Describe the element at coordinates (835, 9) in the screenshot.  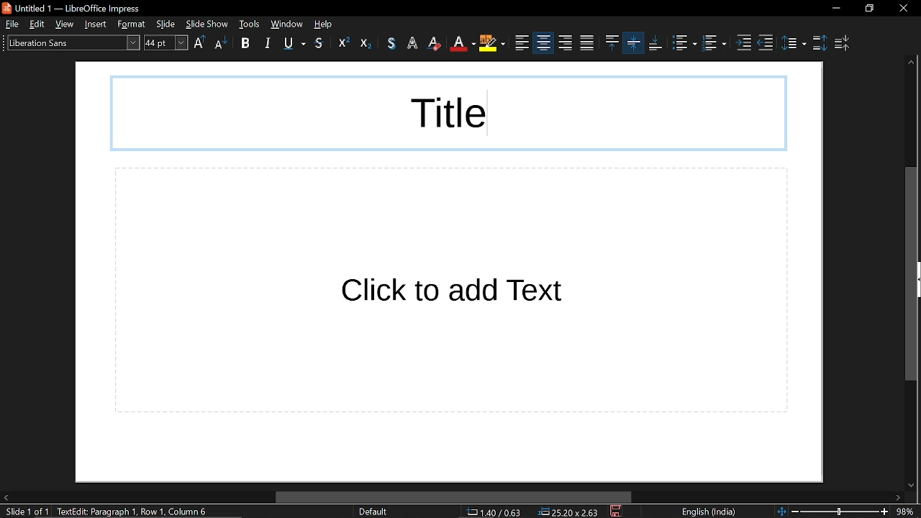
I see `minimize` at that location.